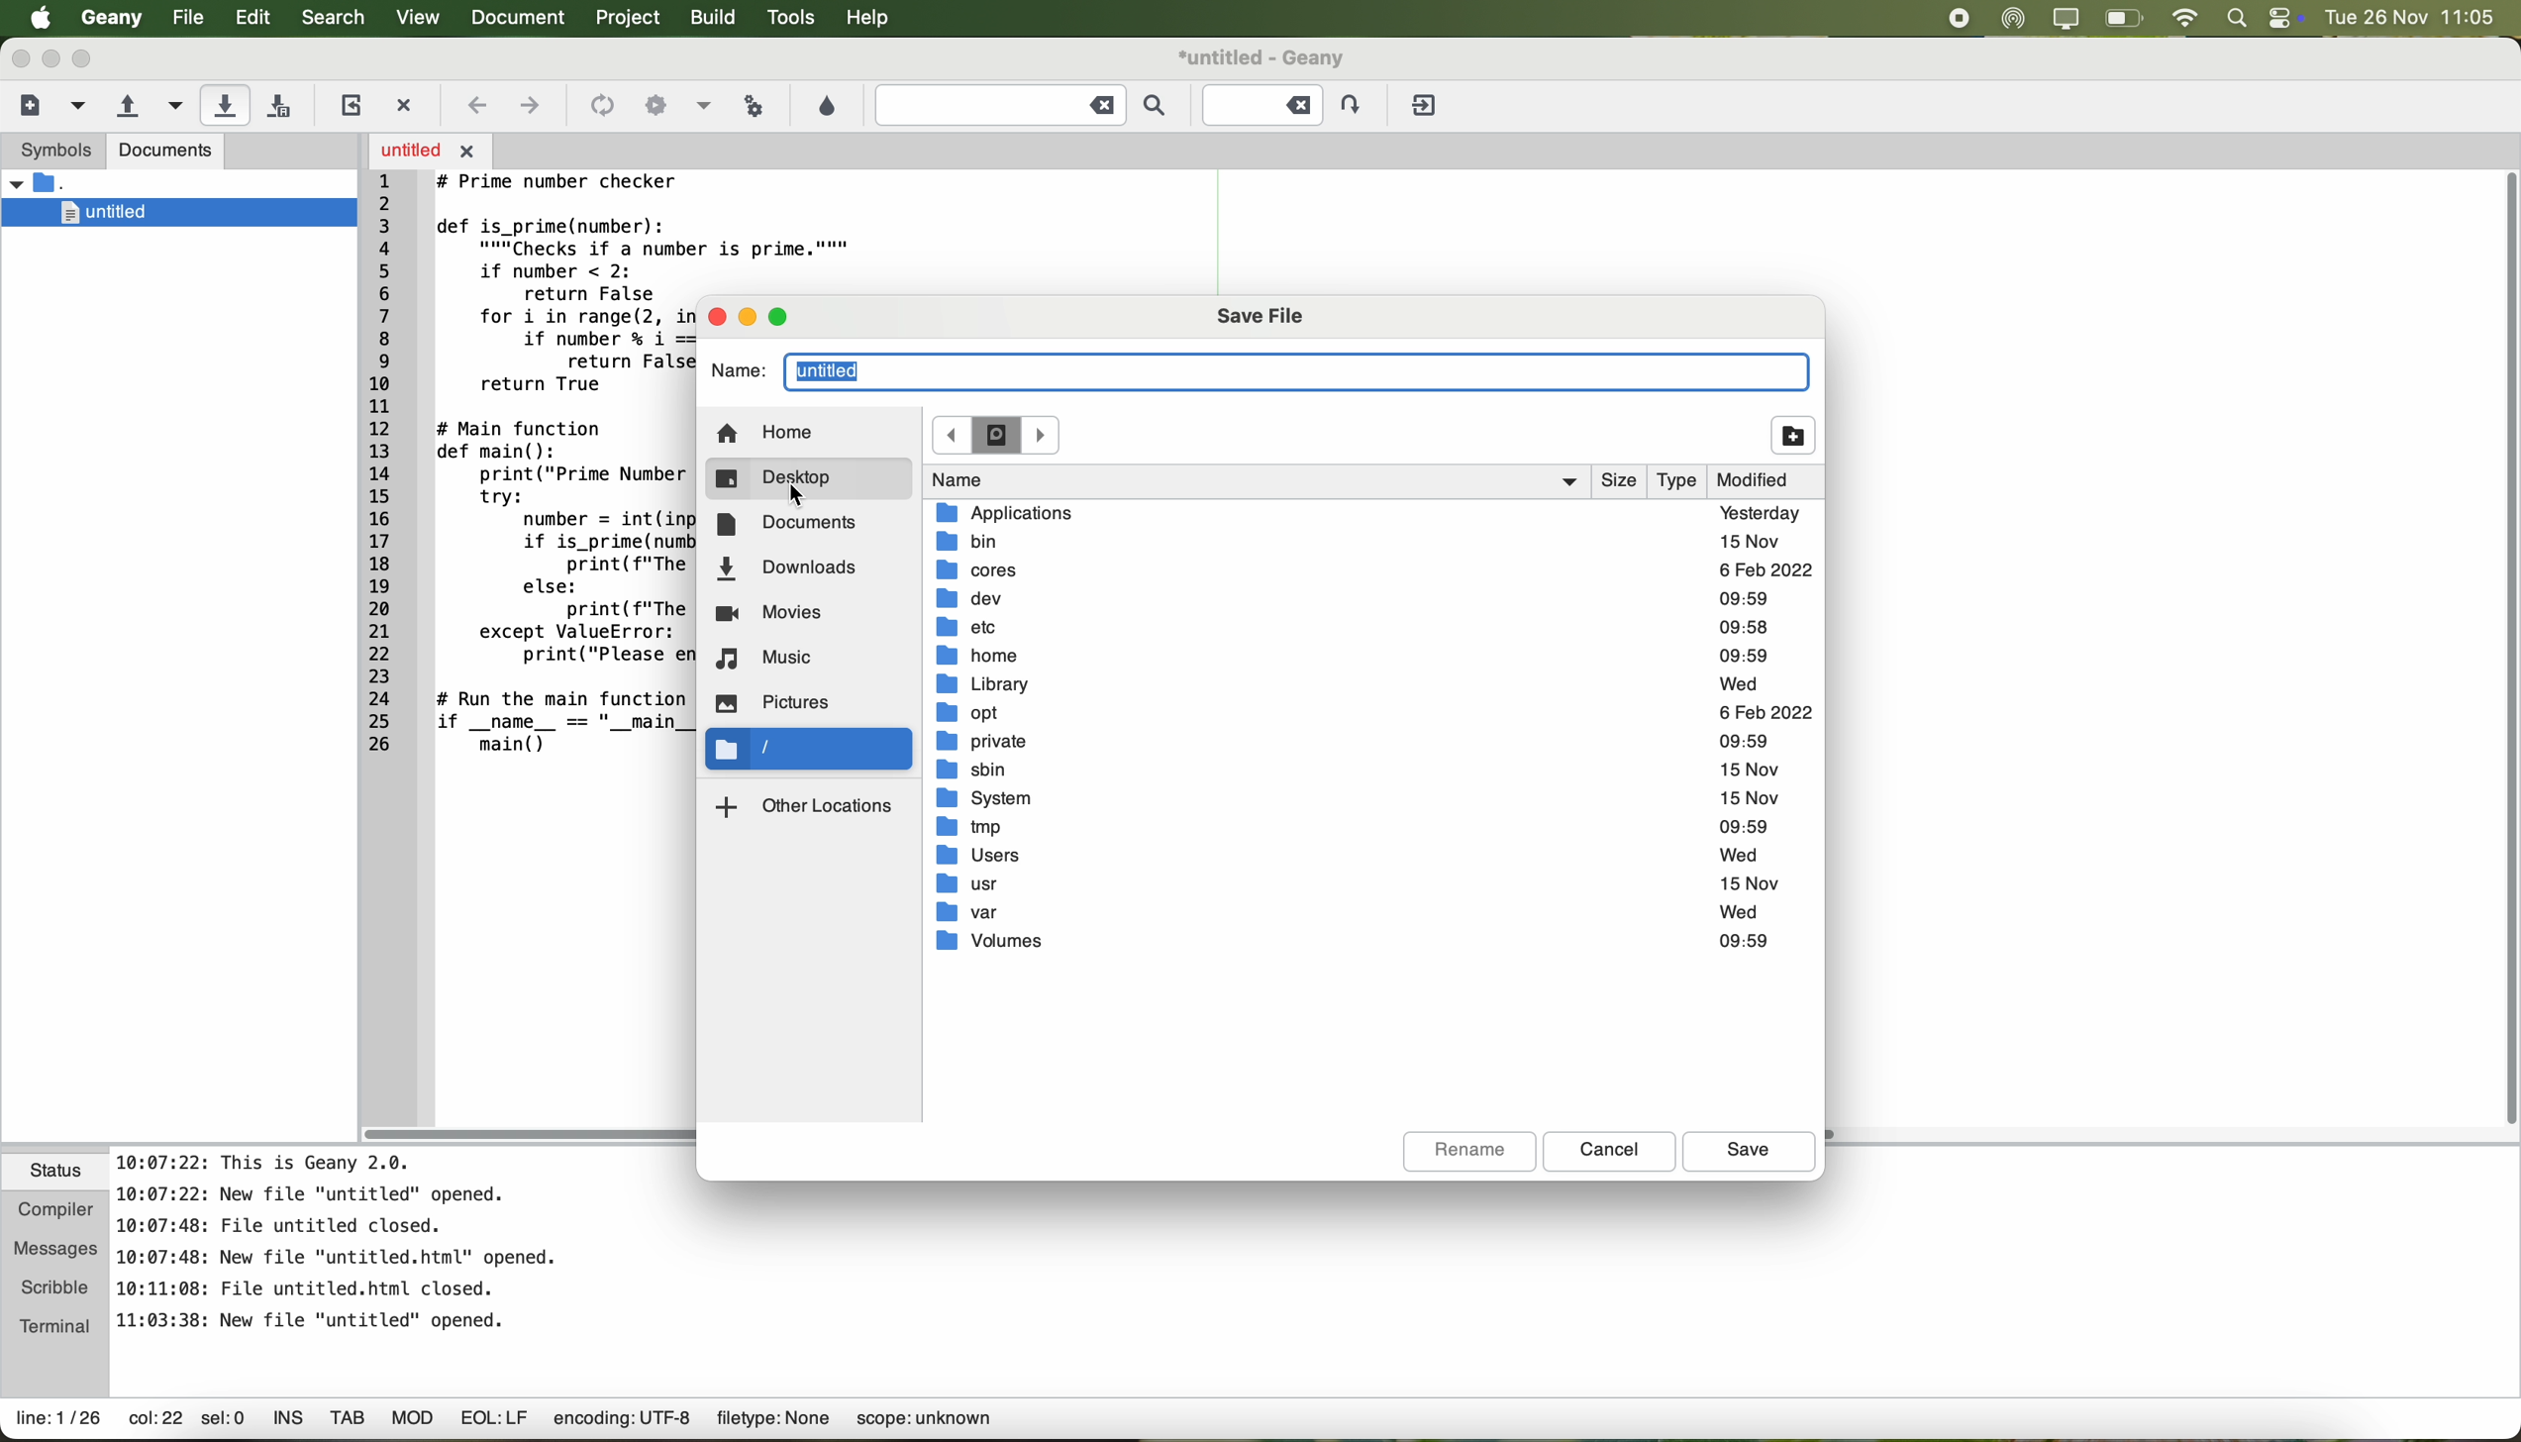  What do you see at coordinates (782, 317) in the screenshot?
I see `maximize pop-up` at bounding box center [782, 317].